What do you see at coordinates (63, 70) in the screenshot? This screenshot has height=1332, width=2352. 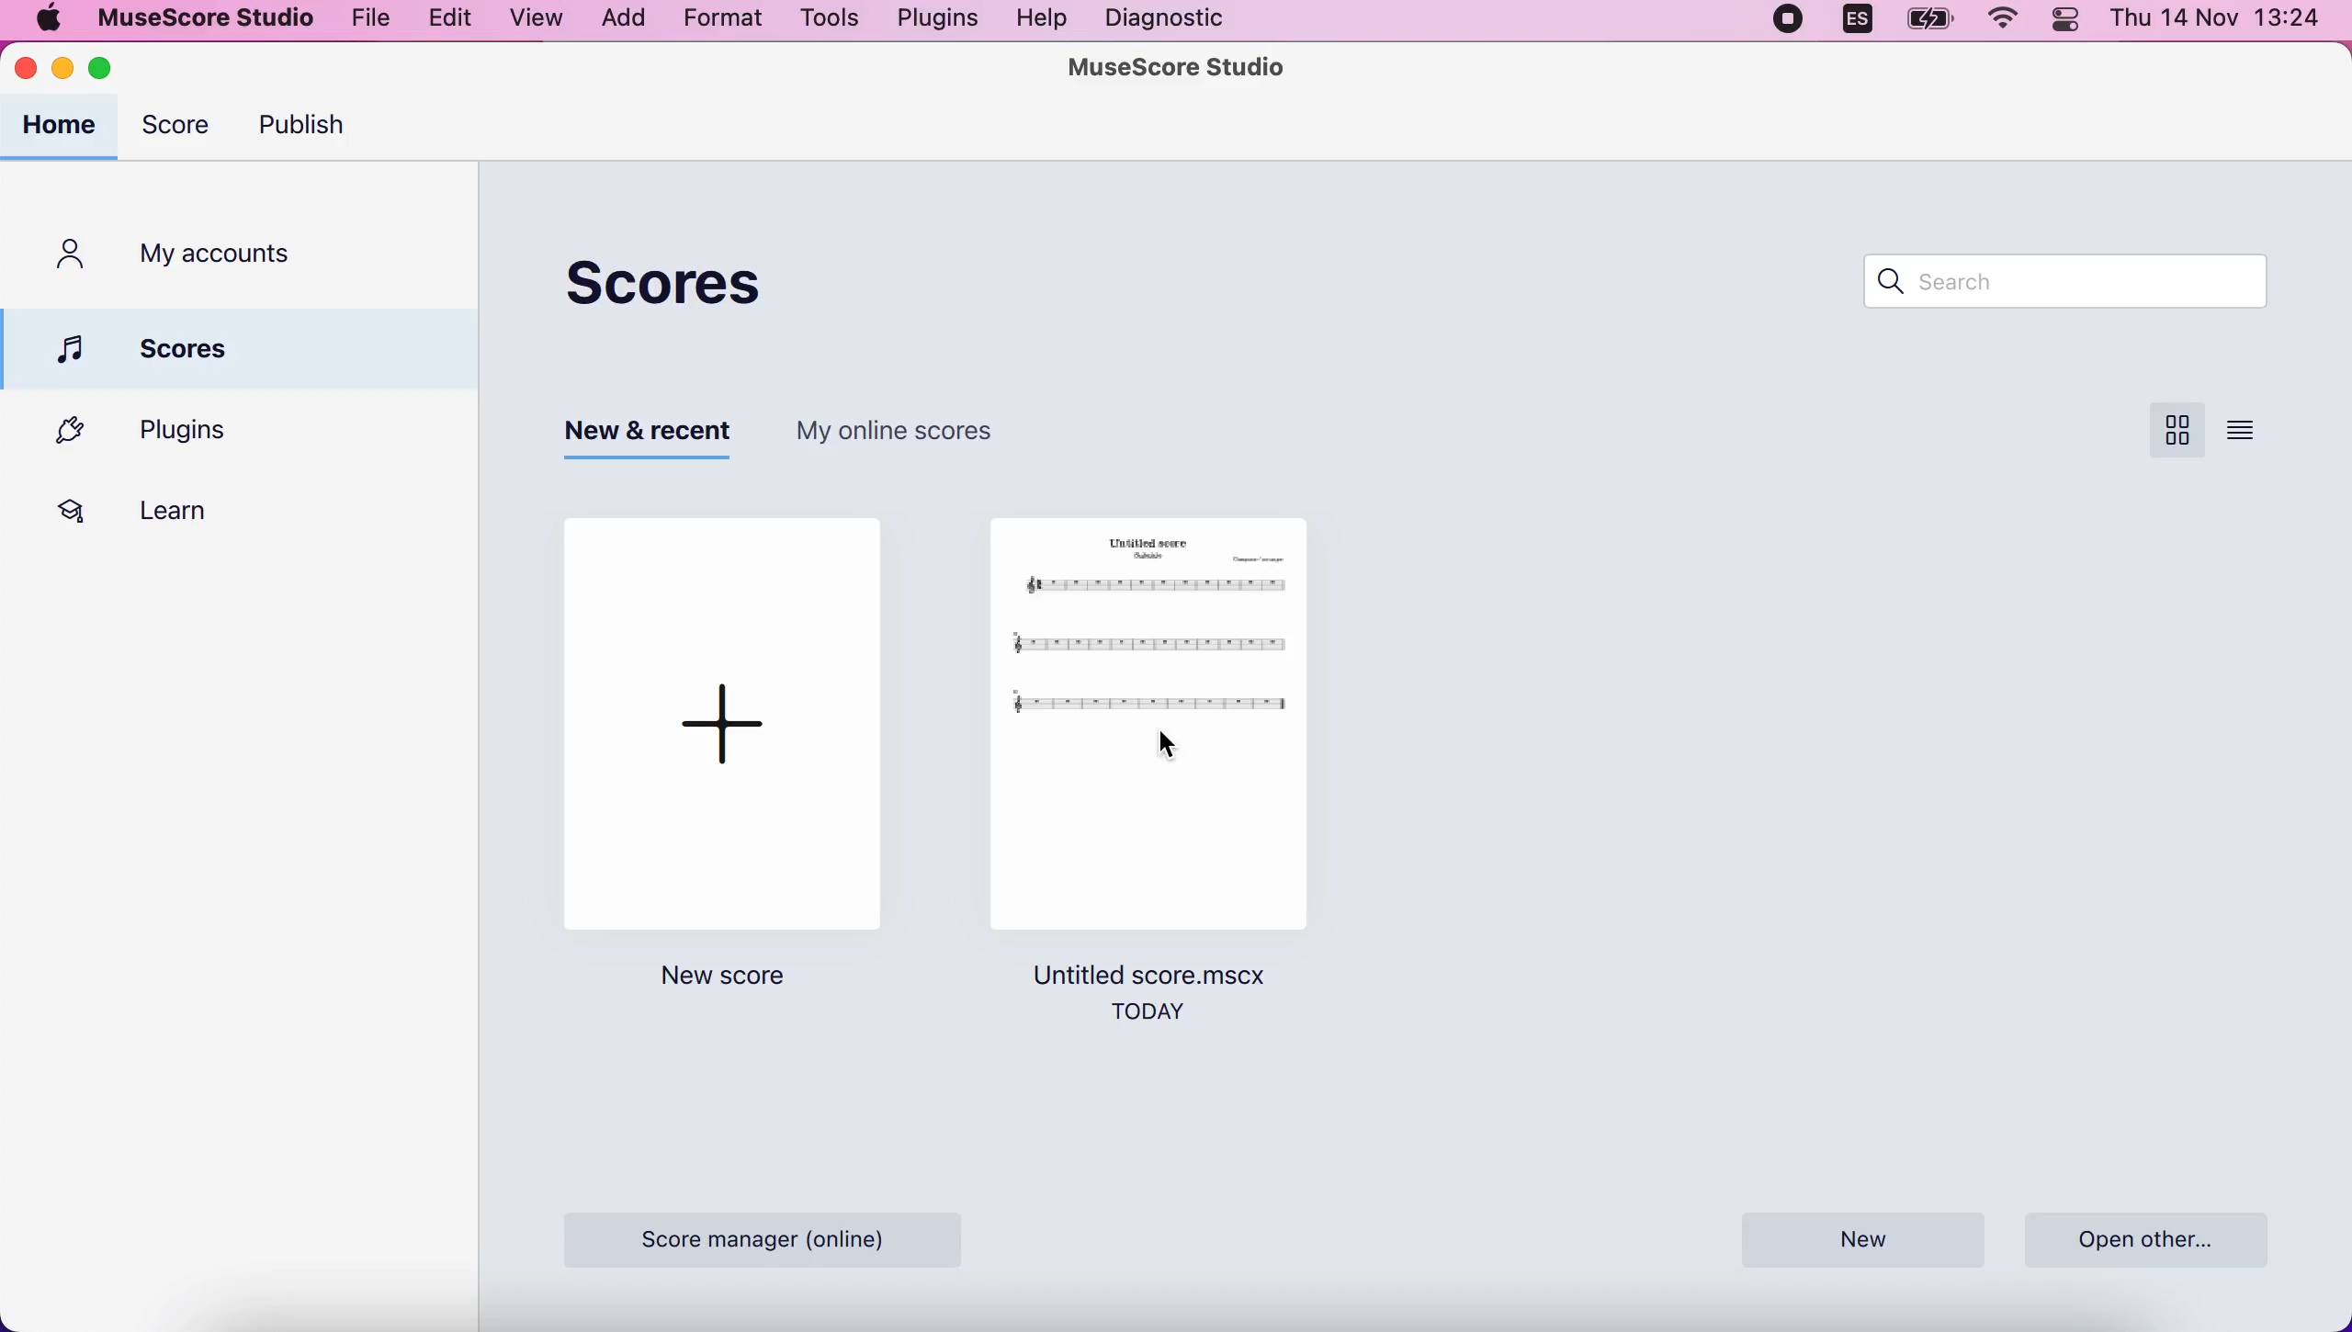 I see `minimize` at bounding box center [63, 70].